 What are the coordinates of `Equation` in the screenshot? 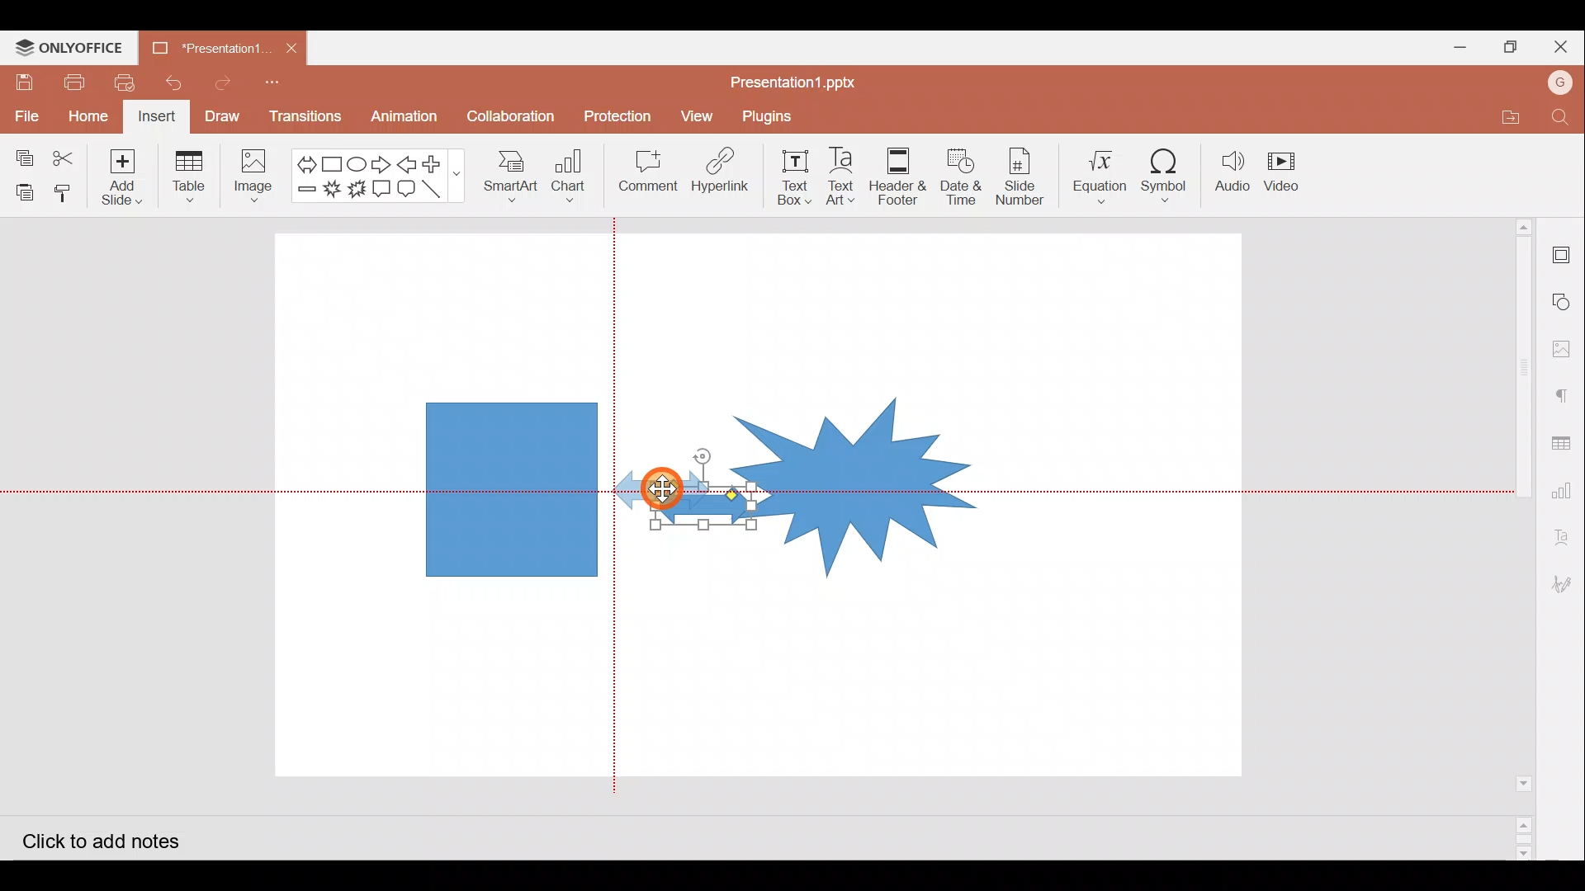 It's located at (1095, 174).